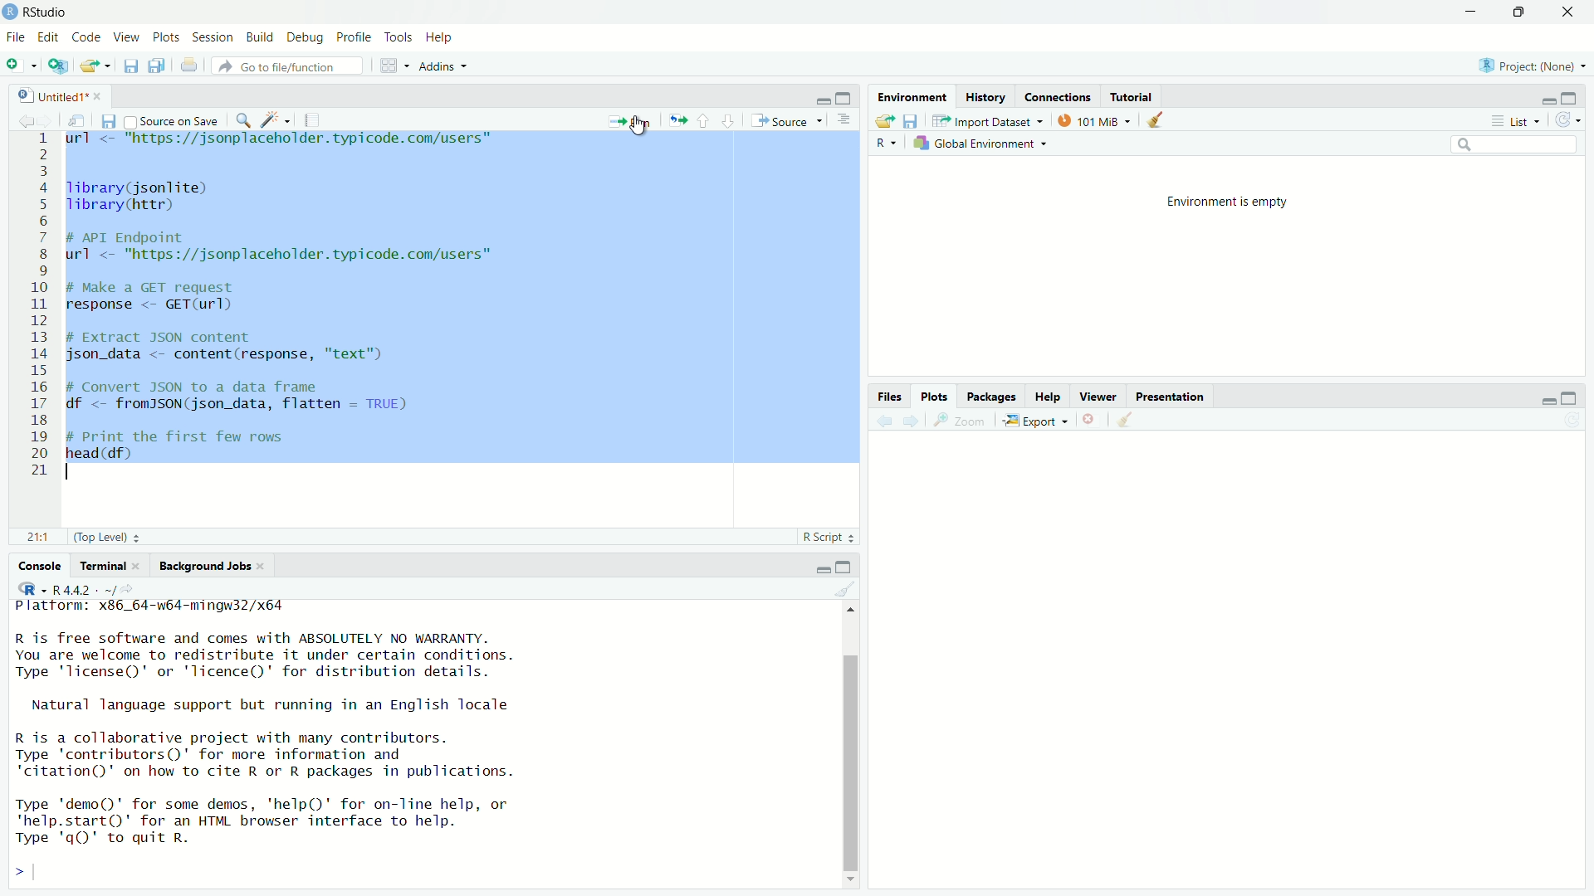  I want to click on History, so click(986, 98).